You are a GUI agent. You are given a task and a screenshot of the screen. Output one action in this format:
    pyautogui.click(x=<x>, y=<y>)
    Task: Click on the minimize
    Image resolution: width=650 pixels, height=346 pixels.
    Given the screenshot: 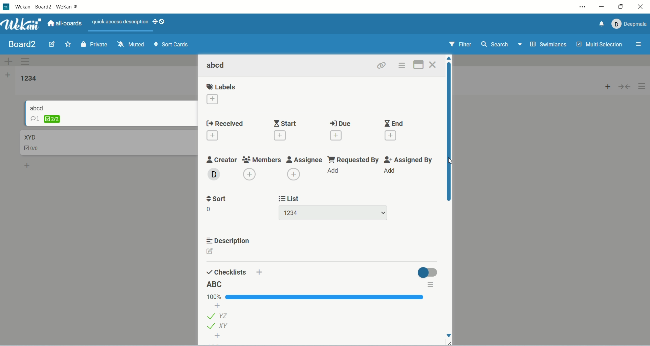 What is the action you would take?
    pyautogui.click(x=603, y=8)
    